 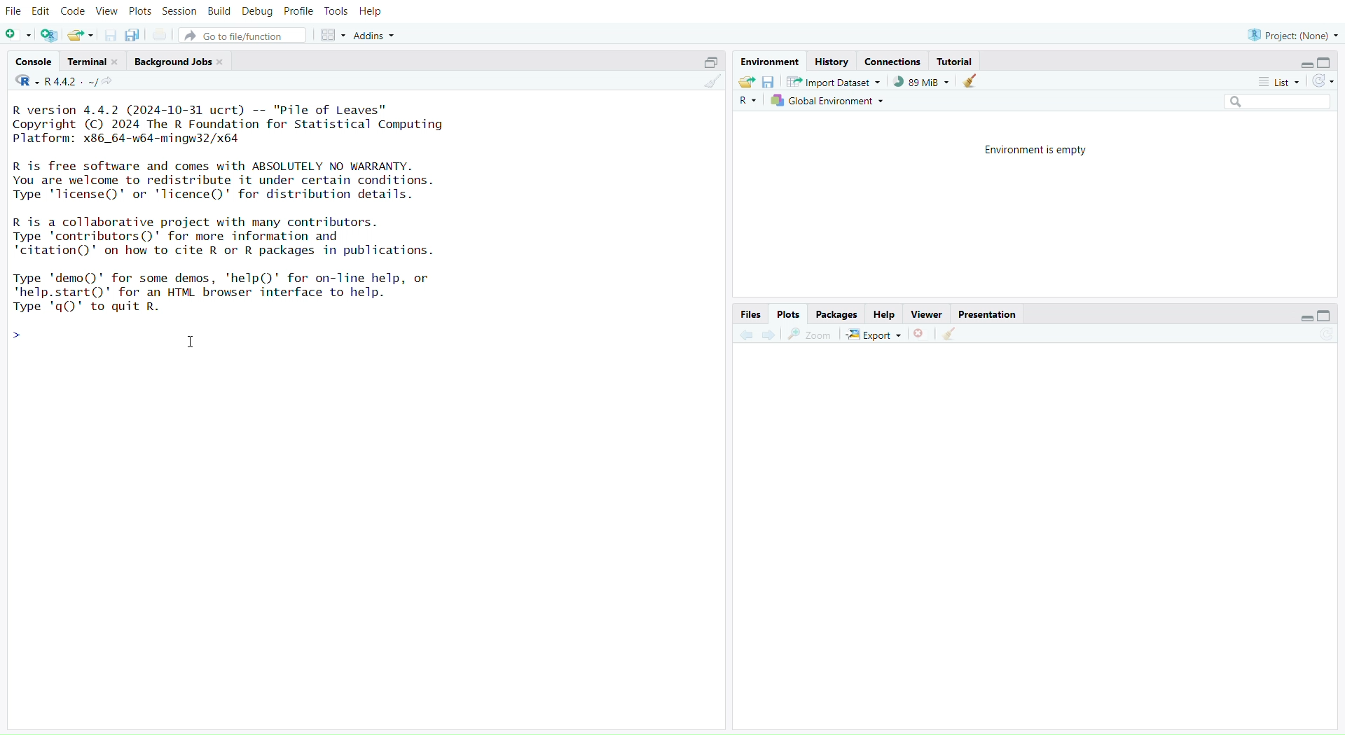 I want to click on Console, so click(x=34, y=62).